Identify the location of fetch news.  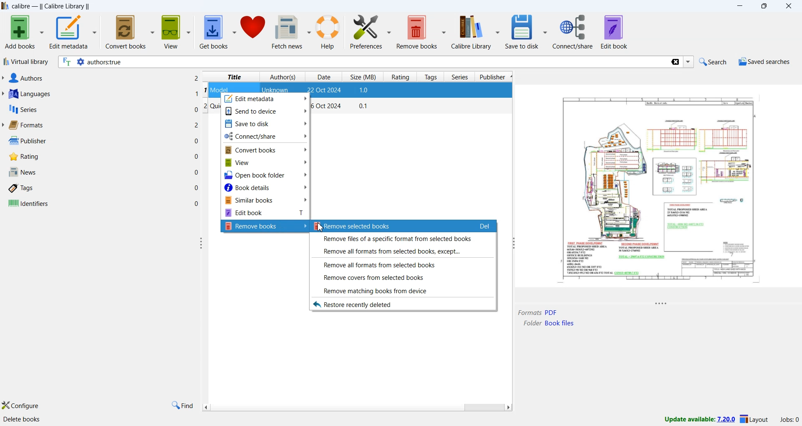
(292, 33).